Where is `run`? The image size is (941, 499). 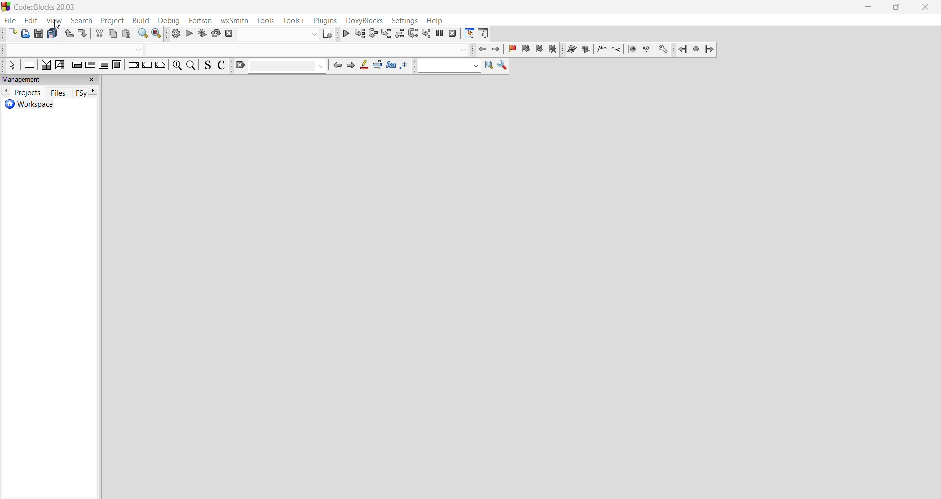 run is located at coordinates (189, 35).